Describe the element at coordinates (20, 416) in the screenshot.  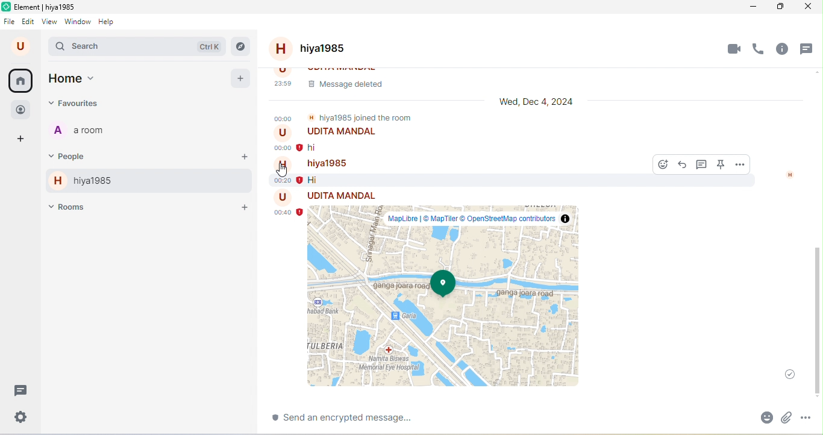
I see `quick settings` at that location.